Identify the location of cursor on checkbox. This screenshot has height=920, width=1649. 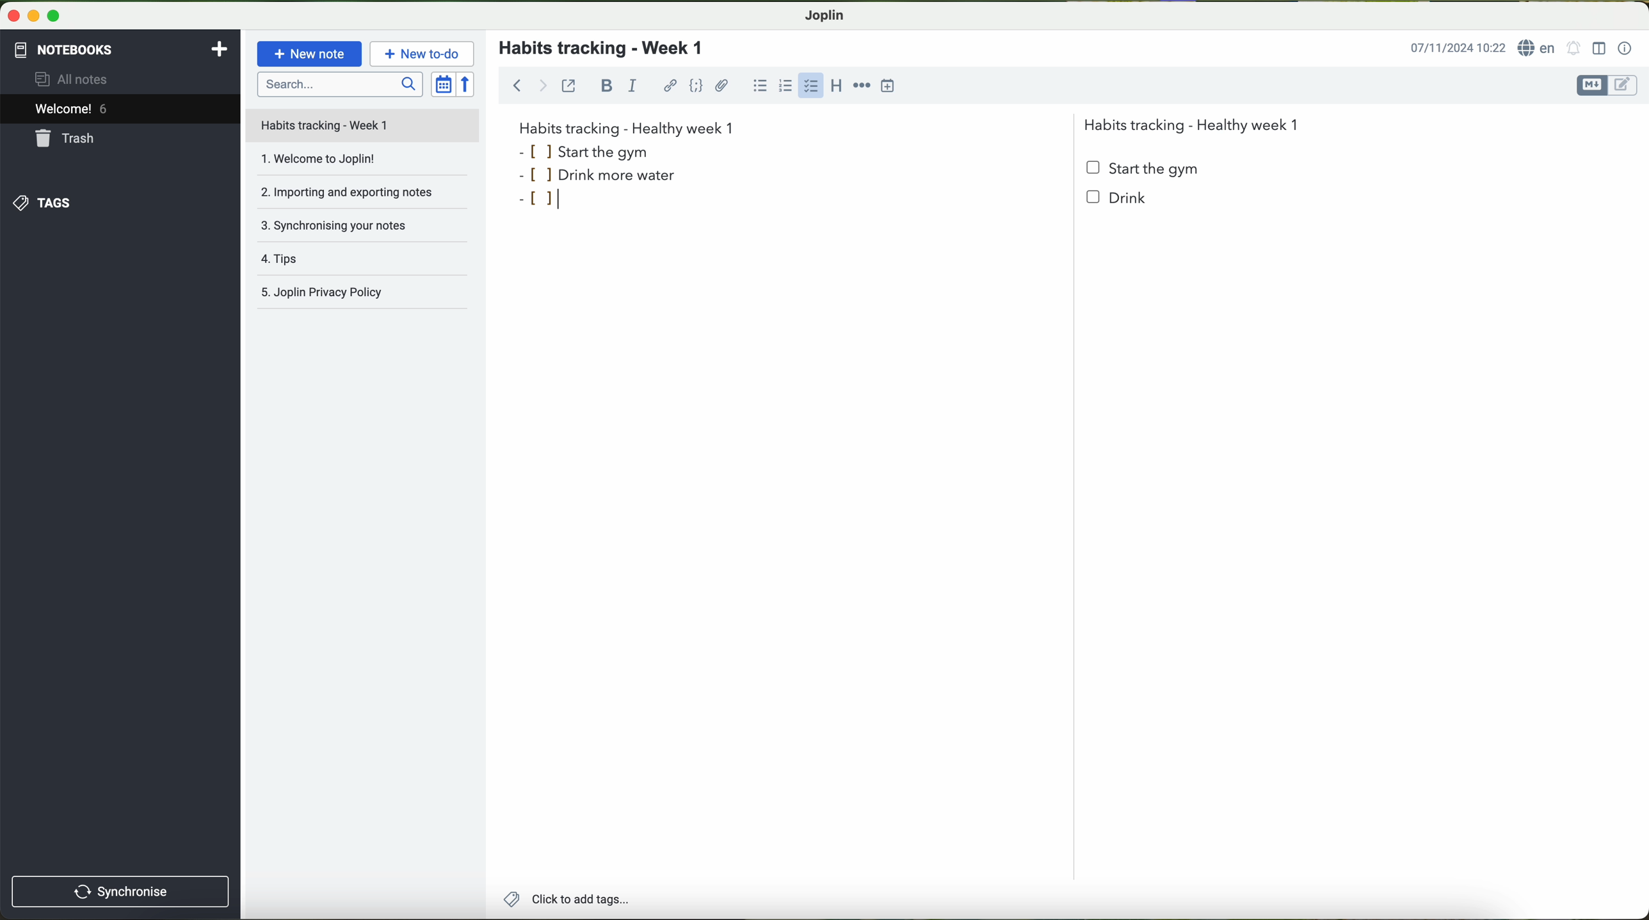
(812, 89).